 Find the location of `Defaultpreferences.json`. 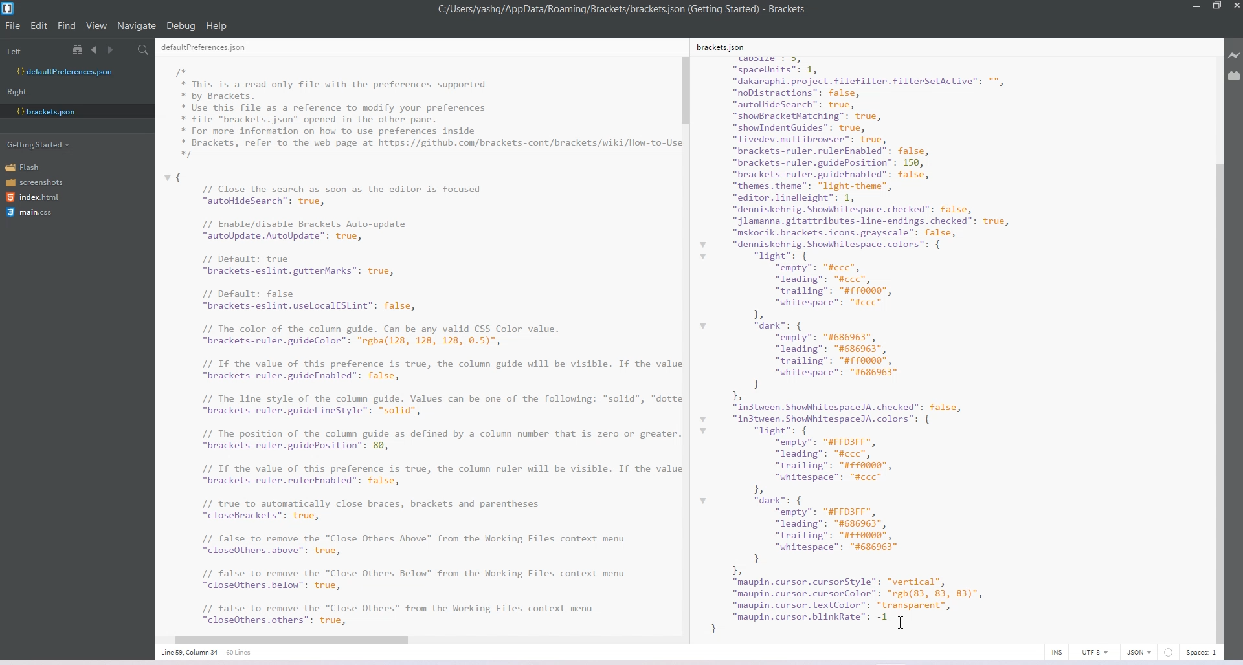

Defaultpreferences.json is located at coordinates (76, 72).